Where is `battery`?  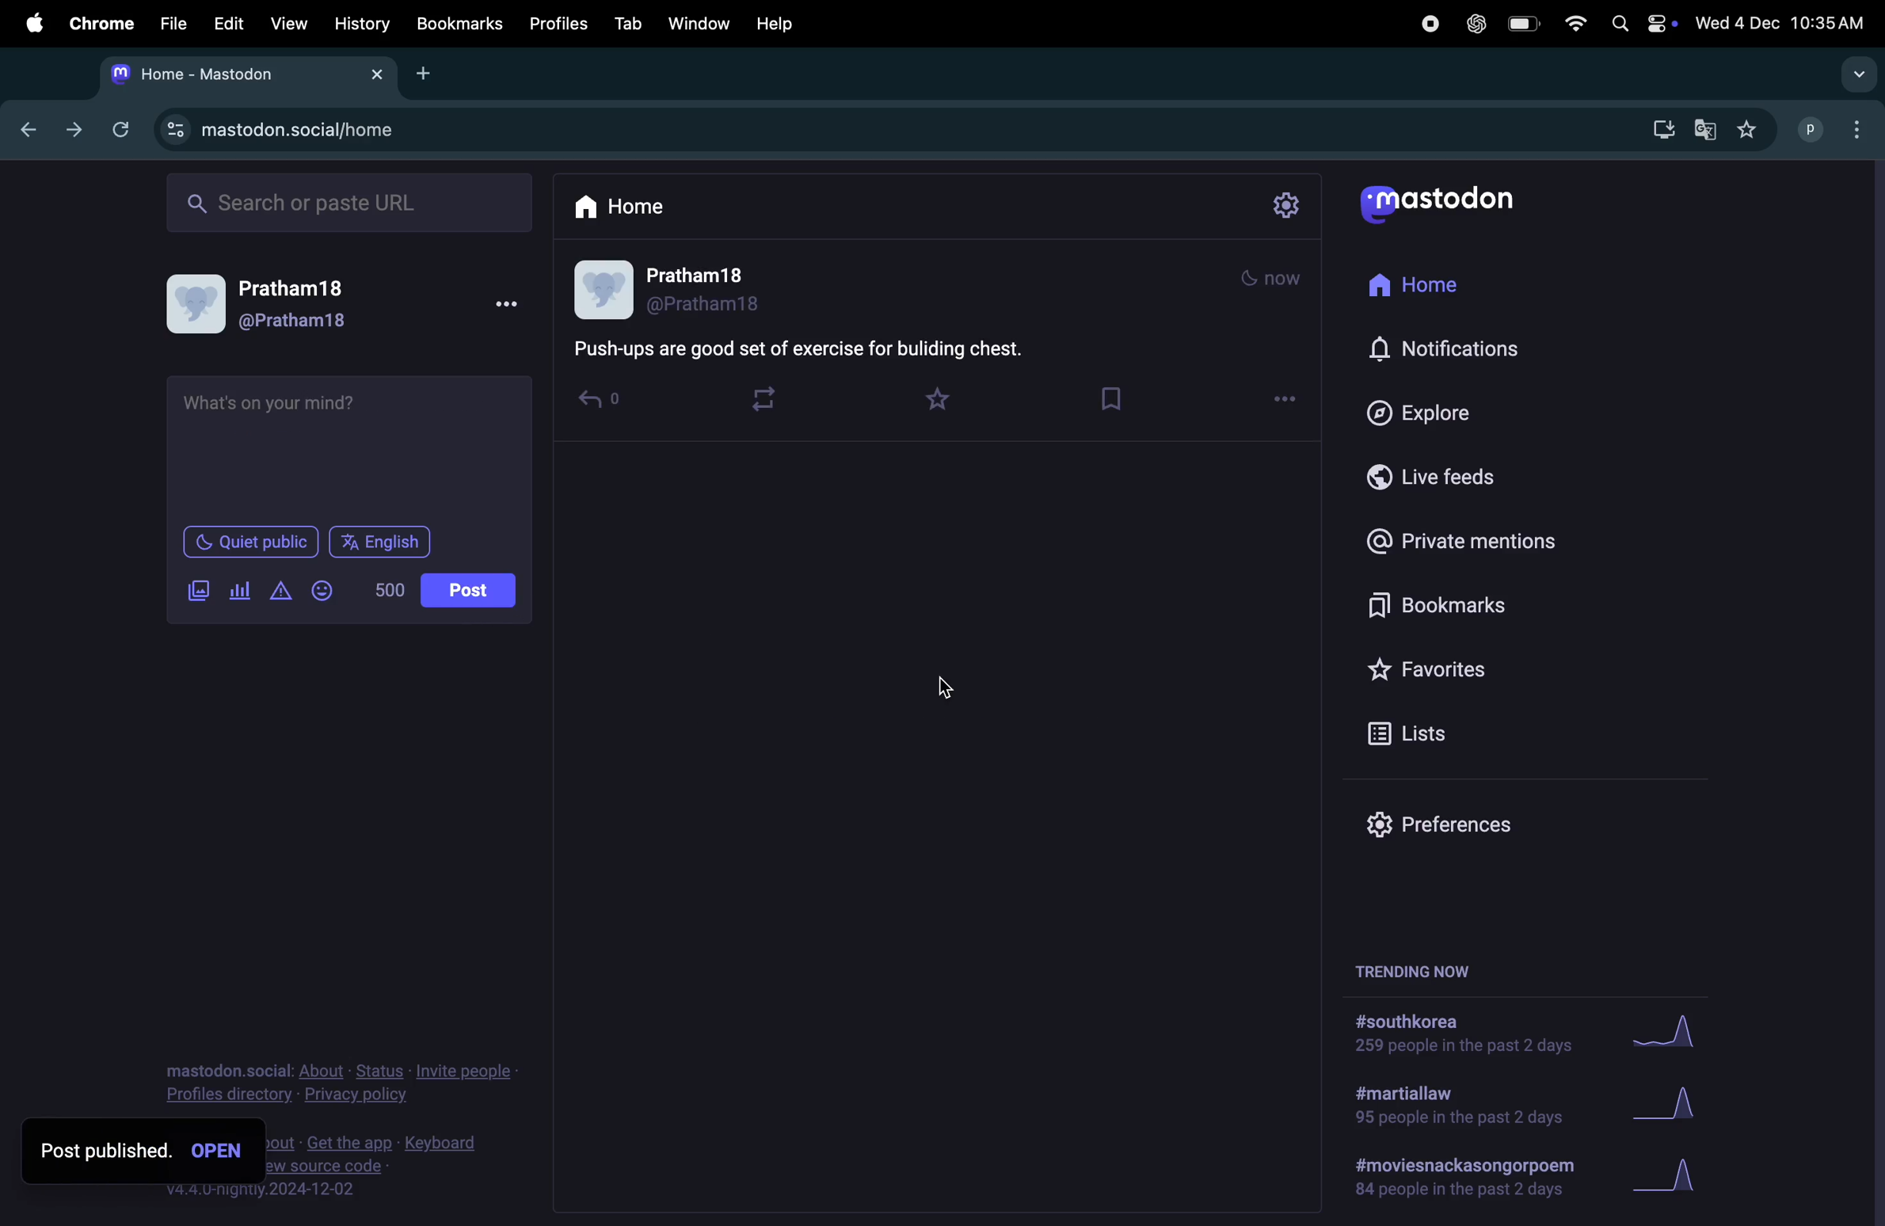 battery is located at coordinates (1527, 25).